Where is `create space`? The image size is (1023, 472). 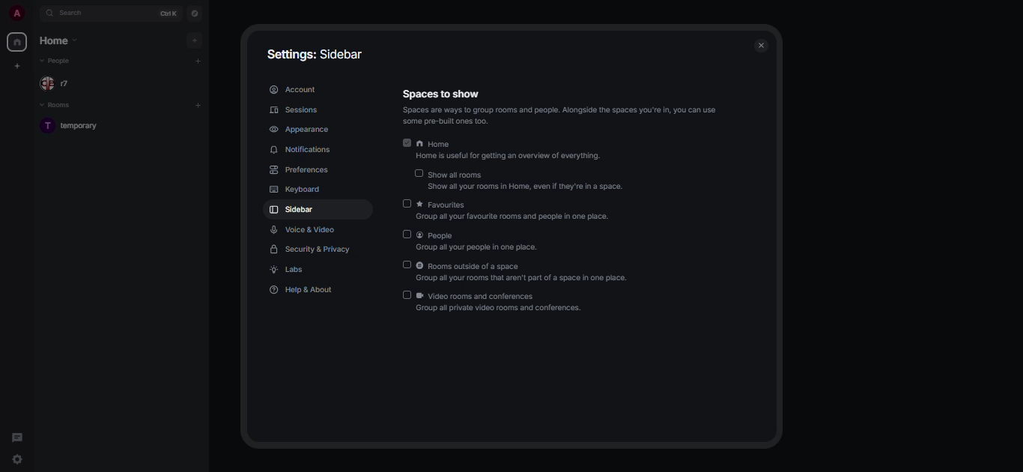 create space is located at coordinates (19, 68).